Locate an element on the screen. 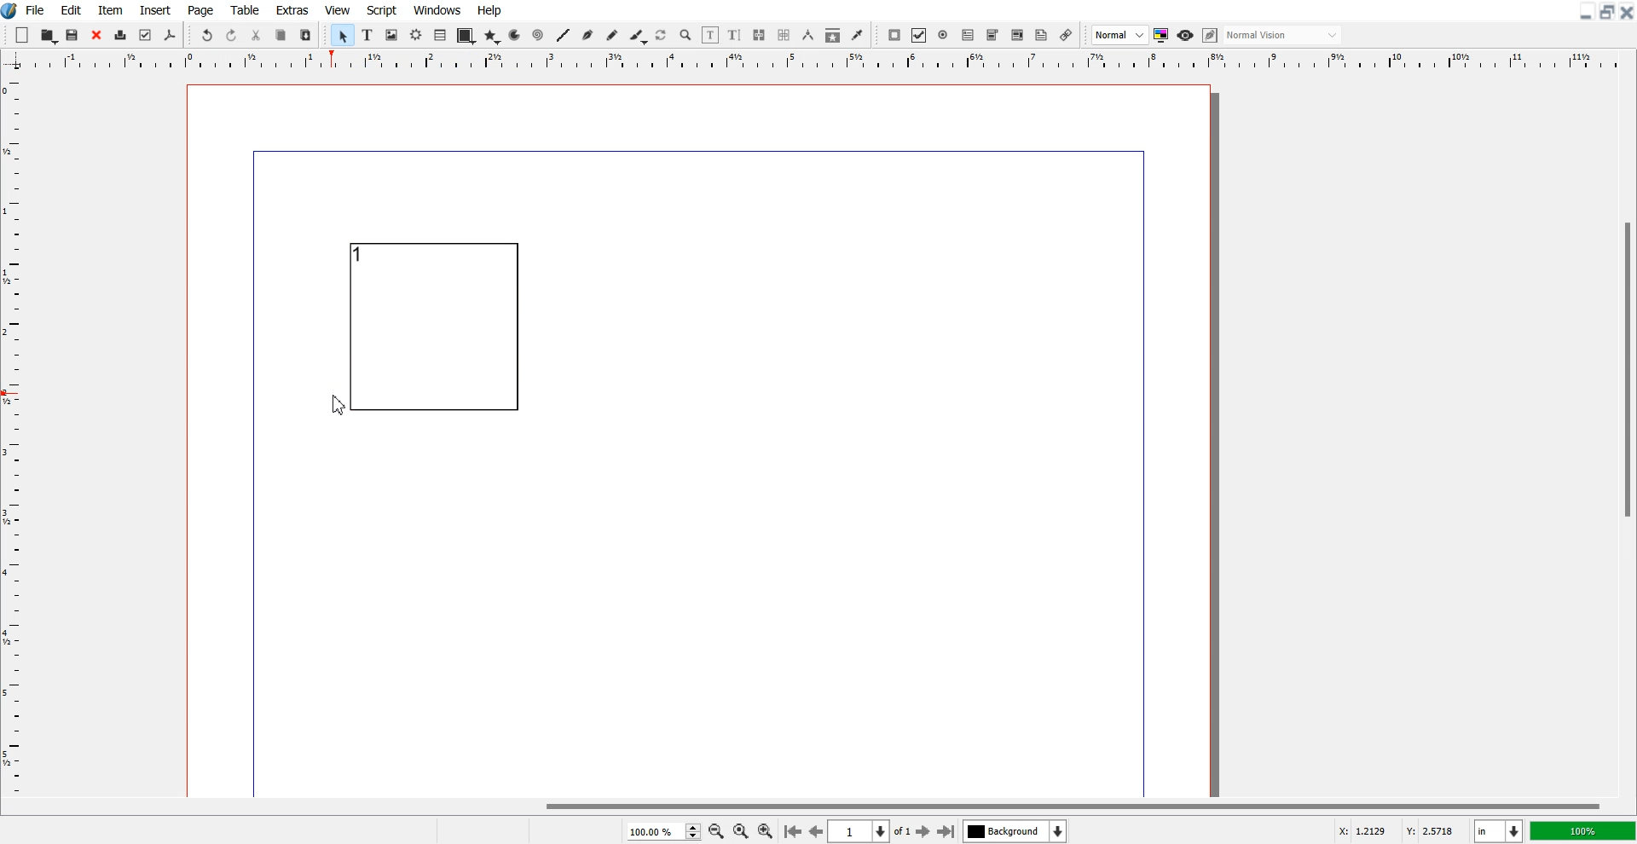 Image resolution: width=1637 pixels, height=844 pixels. Windows is located at coordinates (438, 9).